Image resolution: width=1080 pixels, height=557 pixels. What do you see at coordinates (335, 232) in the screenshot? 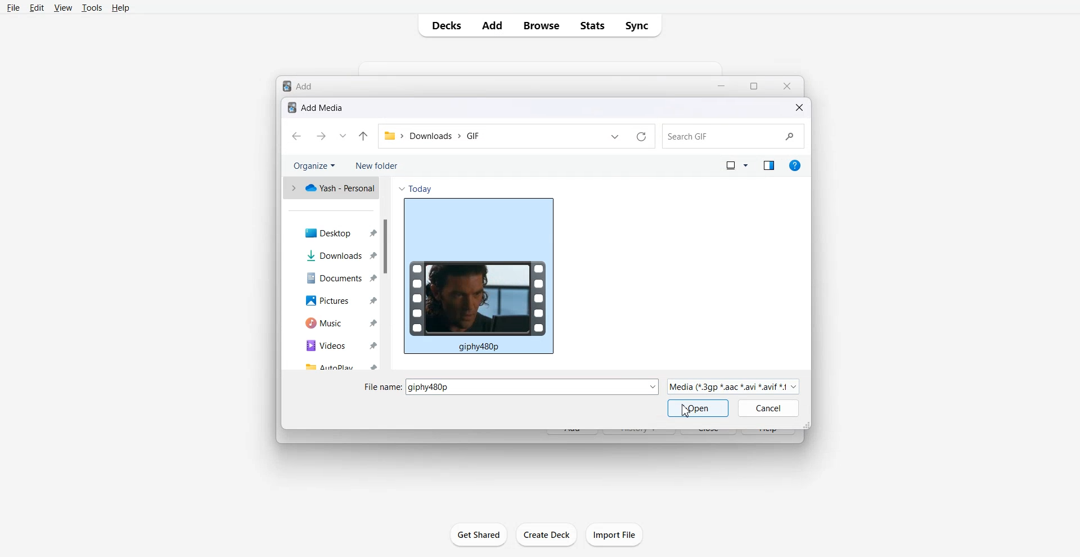
I see `Desktop` at bounding box center [335, 232].